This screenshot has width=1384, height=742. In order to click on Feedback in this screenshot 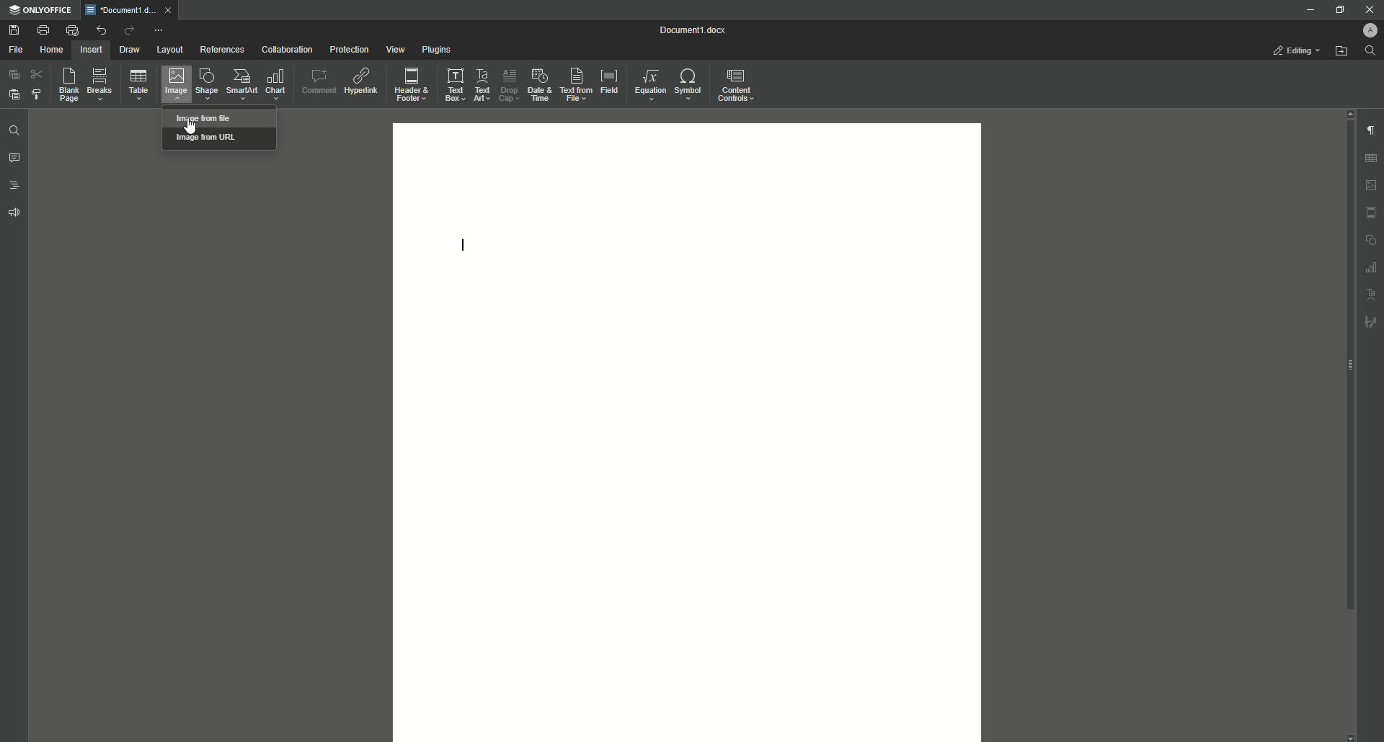, I will do `click(15, 213)`.